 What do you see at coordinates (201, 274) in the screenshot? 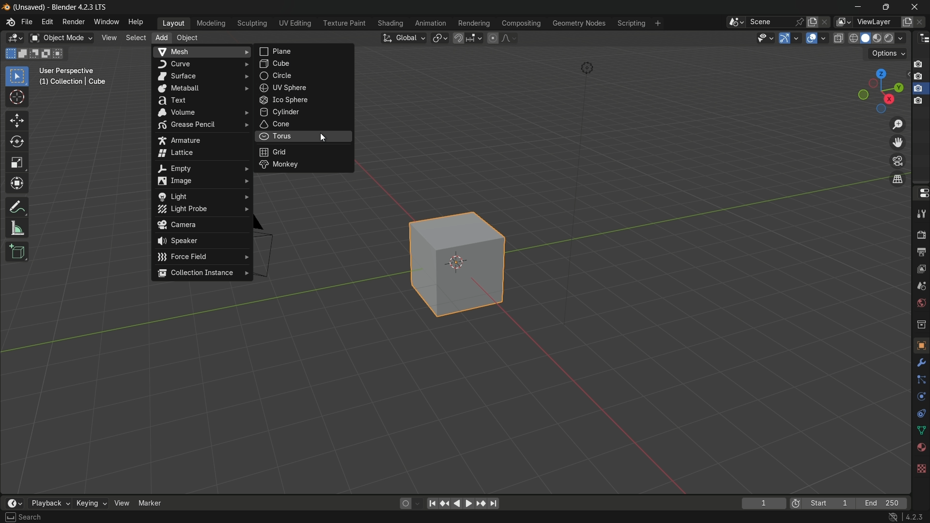
I see `collection instance` at bounding box center [201, 274].